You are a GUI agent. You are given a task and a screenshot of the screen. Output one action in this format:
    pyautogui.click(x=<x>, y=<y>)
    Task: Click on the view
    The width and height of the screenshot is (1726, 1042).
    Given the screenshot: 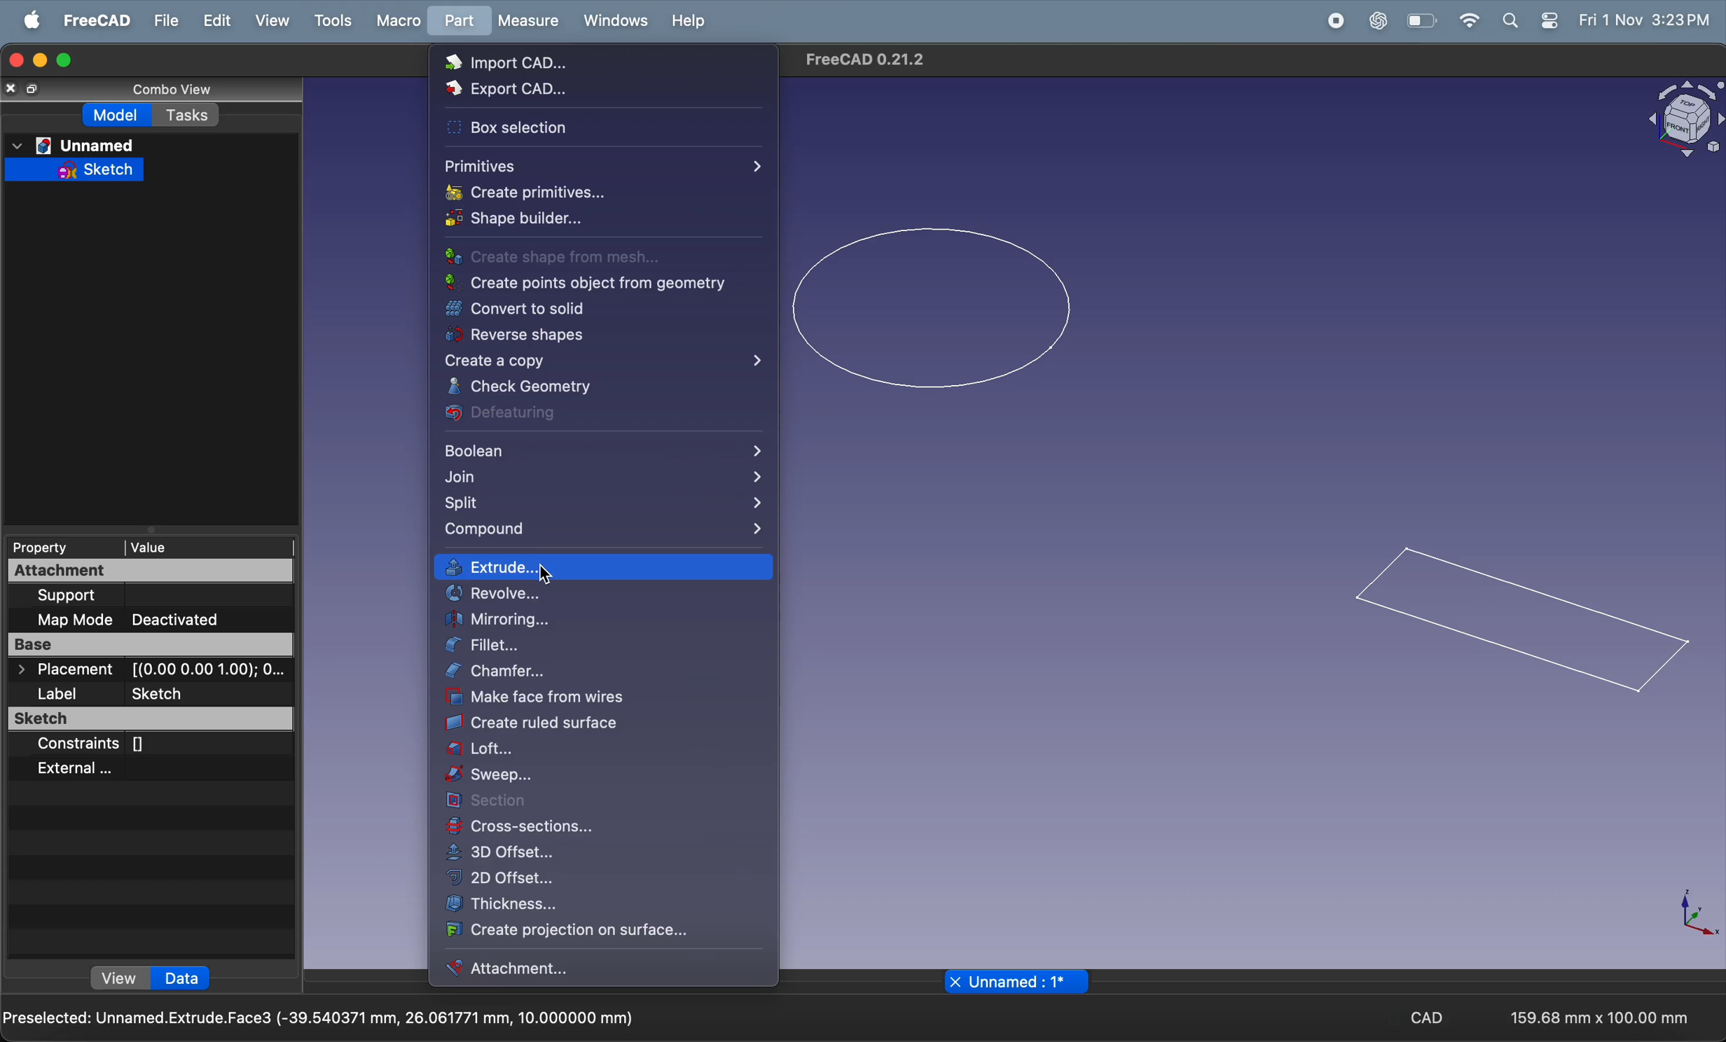 What is the action you would take?
    pyautogui.click(x=118, y=978)
    